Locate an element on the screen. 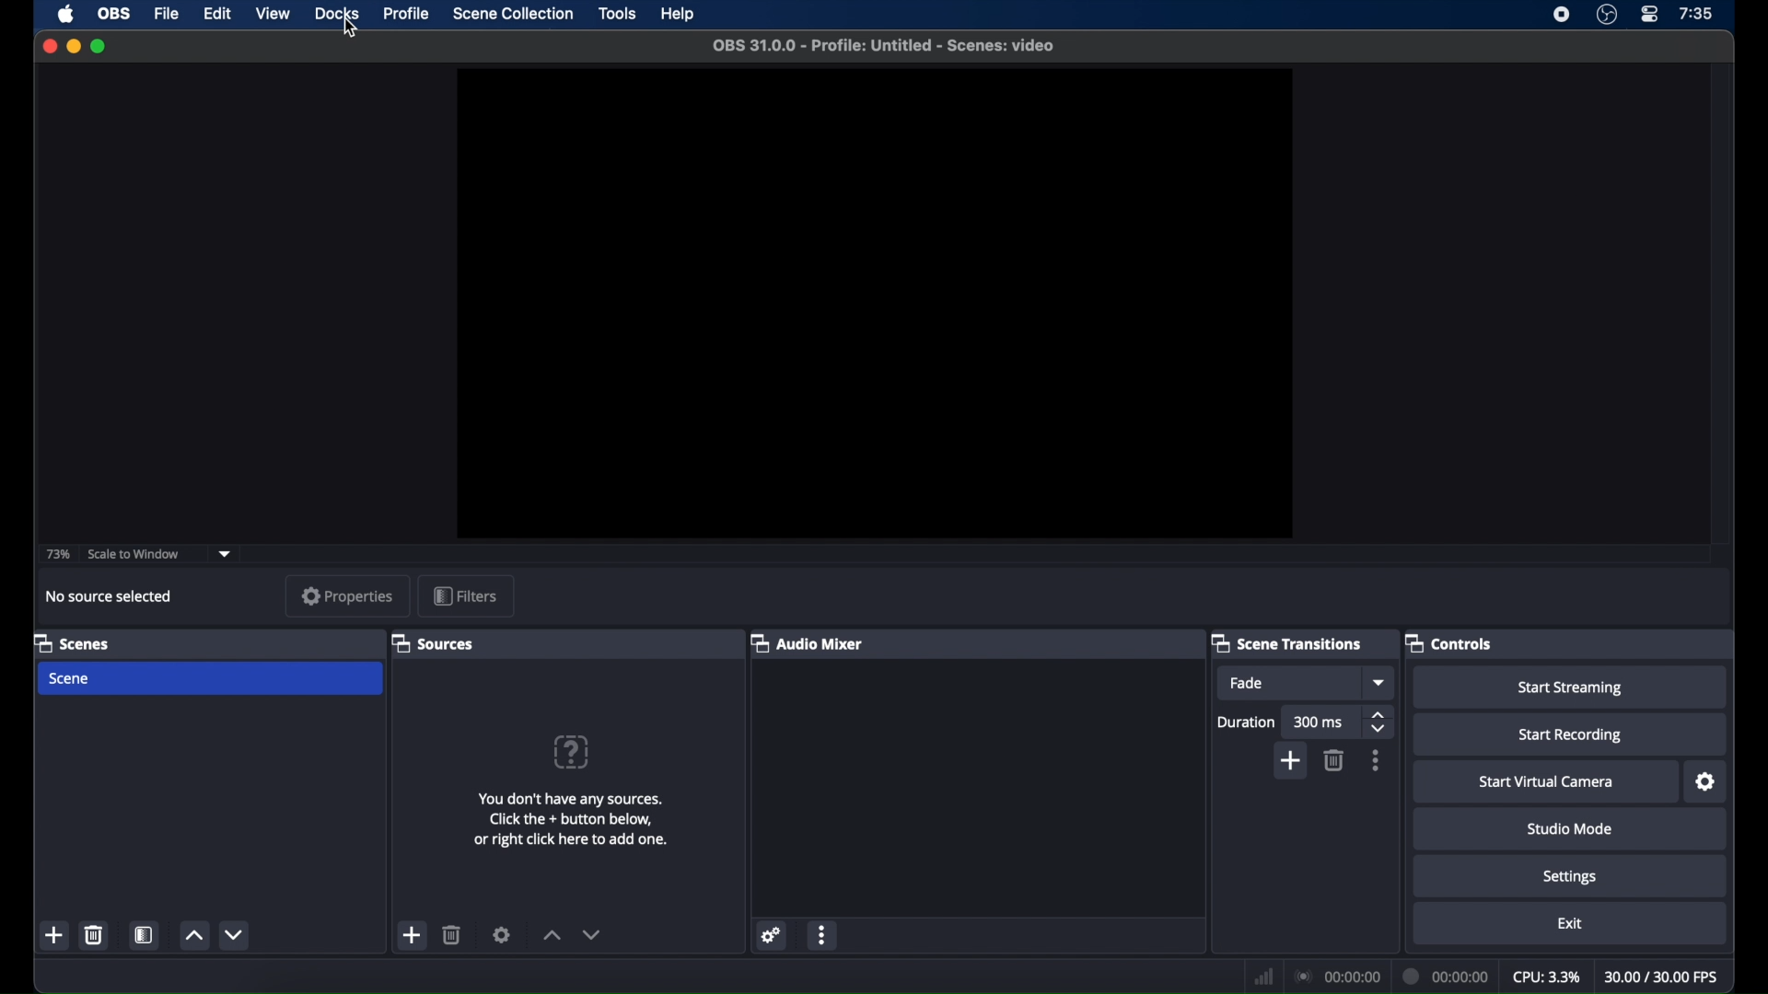 Image resolution: width=1768 pixels, height=994 pixels. cpu 3.3% is located at coordinates (1546, 977).